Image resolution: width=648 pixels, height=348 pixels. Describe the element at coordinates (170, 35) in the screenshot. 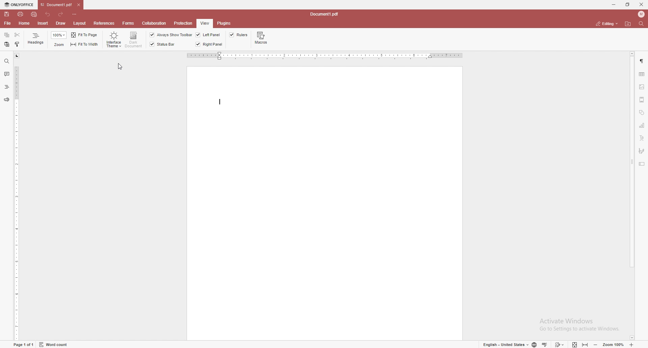

I see `always show toolbar` at that location.